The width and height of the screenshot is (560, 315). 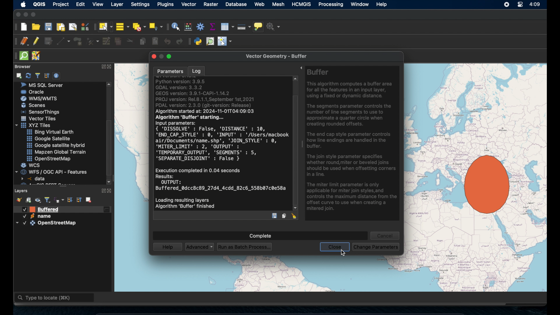 What do you see at coordinates (167, 42) in the screenshot?
I see `undo` at bounding box center [167, 42].